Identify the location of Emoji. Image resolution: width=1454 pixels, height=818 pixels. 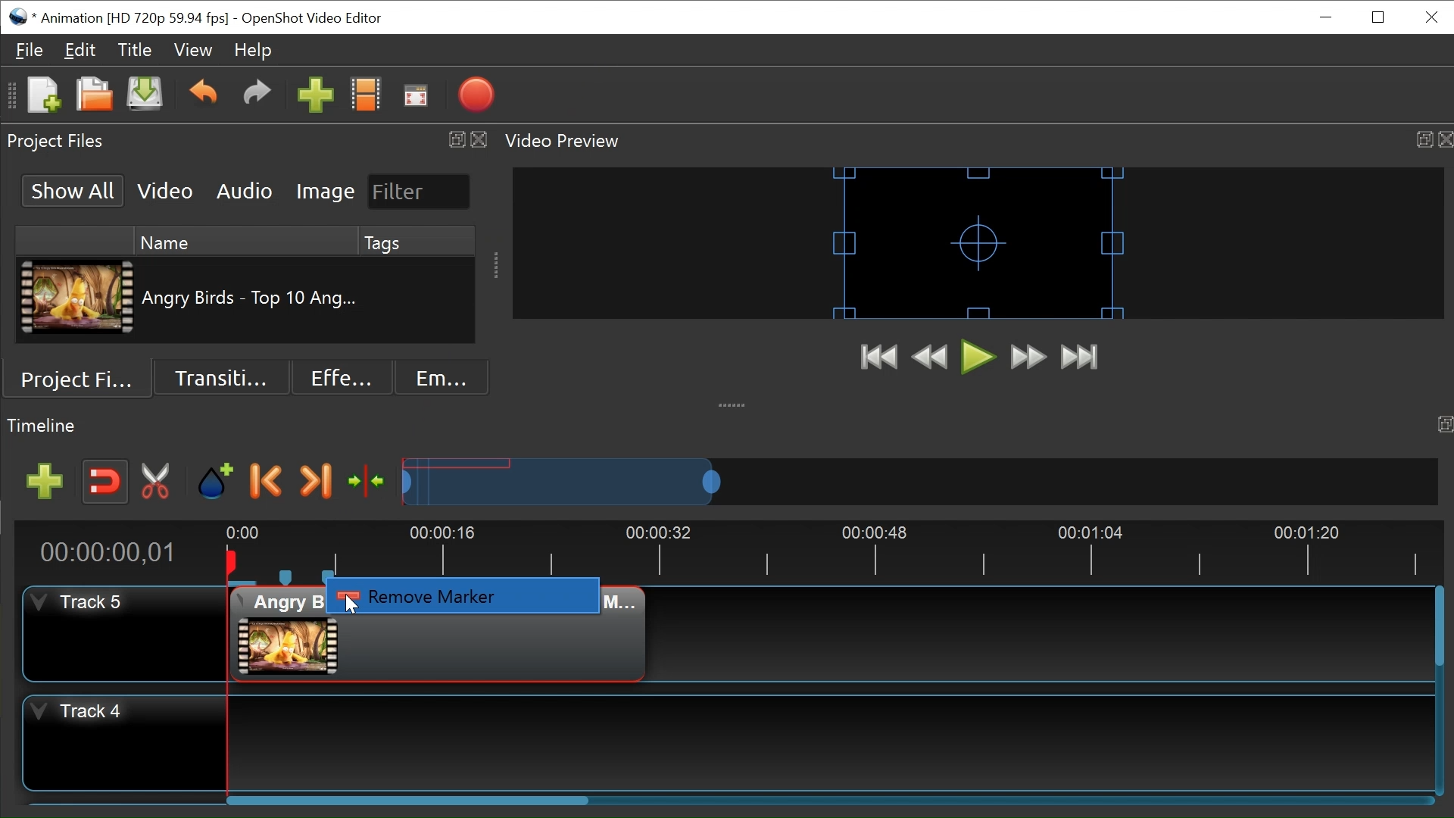
(442, 377).